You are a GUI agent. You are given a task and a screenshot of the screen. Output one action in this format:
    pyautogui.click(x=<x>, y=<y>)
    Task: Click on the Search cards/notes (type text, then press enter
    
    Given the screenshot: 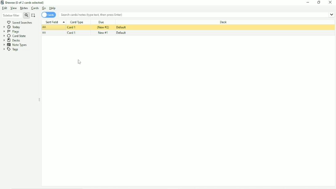 What is the action you would take?
    pyautogui.click(x=197, y=15)
    